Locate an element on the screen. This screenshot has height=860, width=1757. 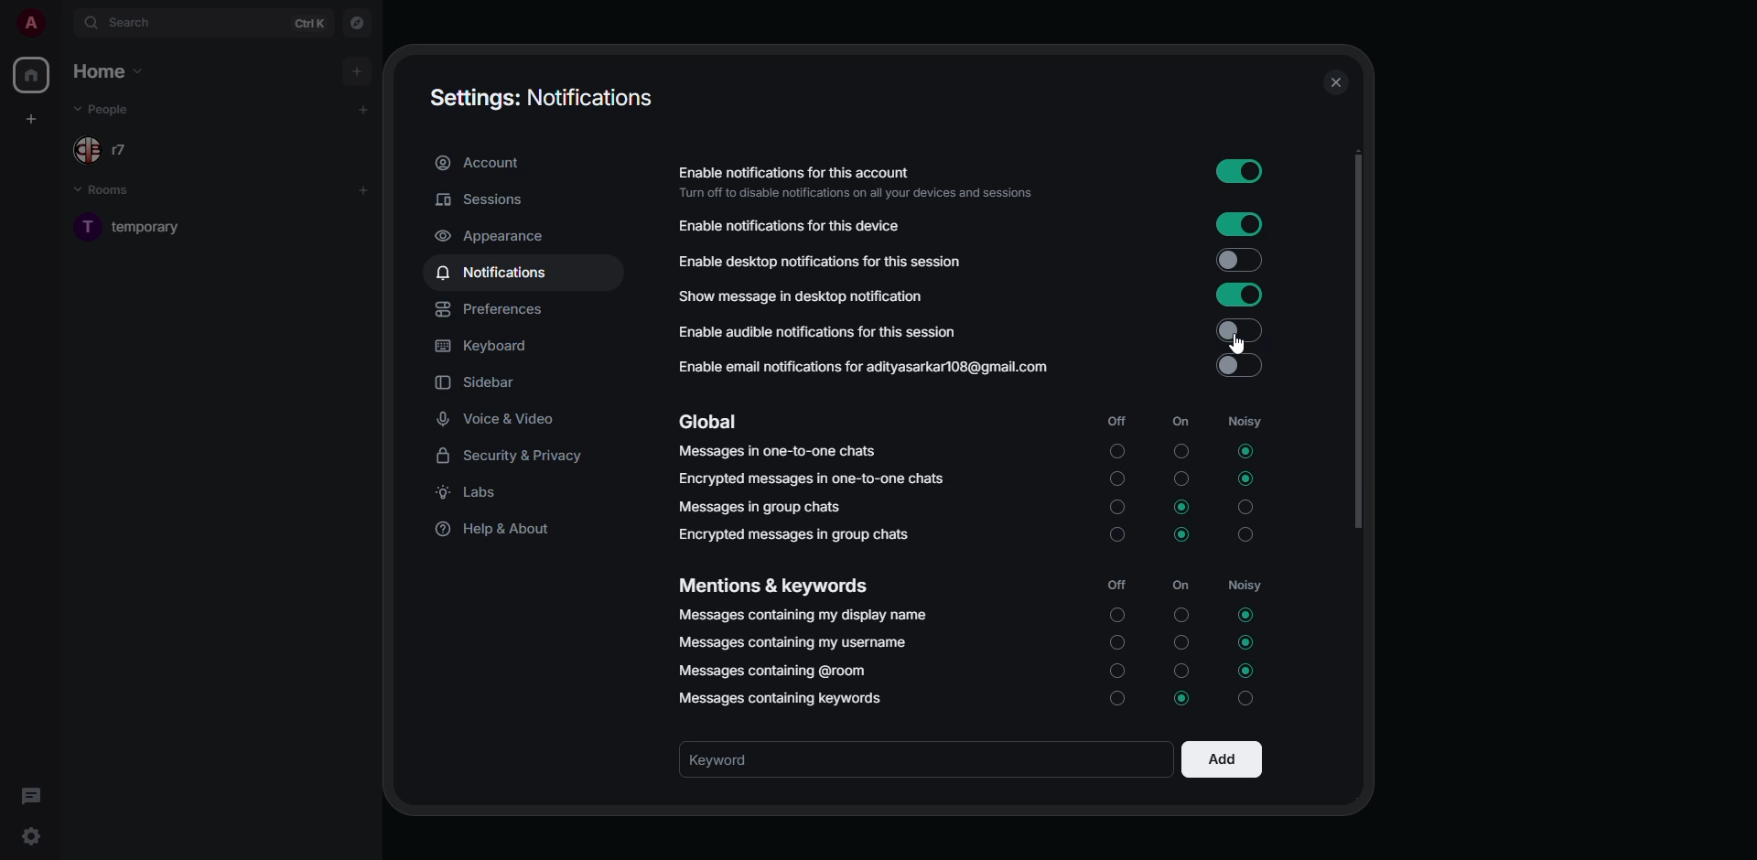
profile is located at coordinates (30, 22).